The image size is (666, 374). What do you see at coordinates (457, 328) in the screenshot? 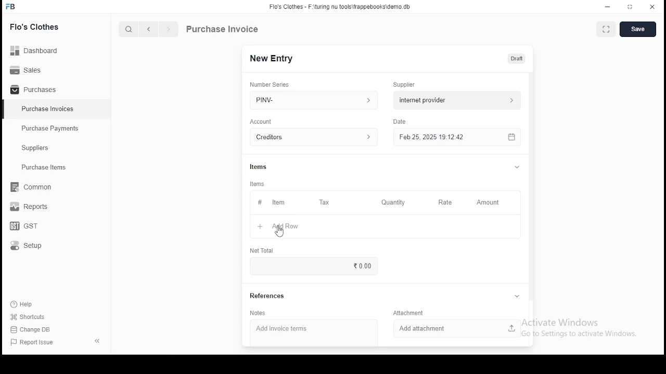
I see `add attachment` at bounding box center [457, 328].